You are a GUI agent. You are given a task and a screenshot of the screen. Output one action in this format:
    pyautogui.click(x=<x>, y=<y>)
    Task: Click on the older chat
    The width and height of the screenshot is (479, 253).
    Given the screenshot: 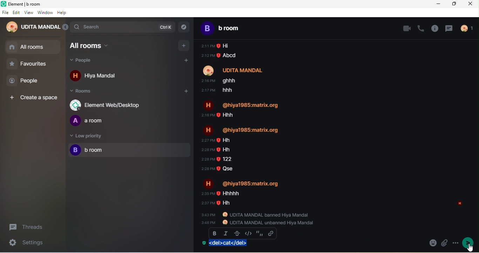 What is the action you would take?
    pyautogui.click(x=334, y=133)
    